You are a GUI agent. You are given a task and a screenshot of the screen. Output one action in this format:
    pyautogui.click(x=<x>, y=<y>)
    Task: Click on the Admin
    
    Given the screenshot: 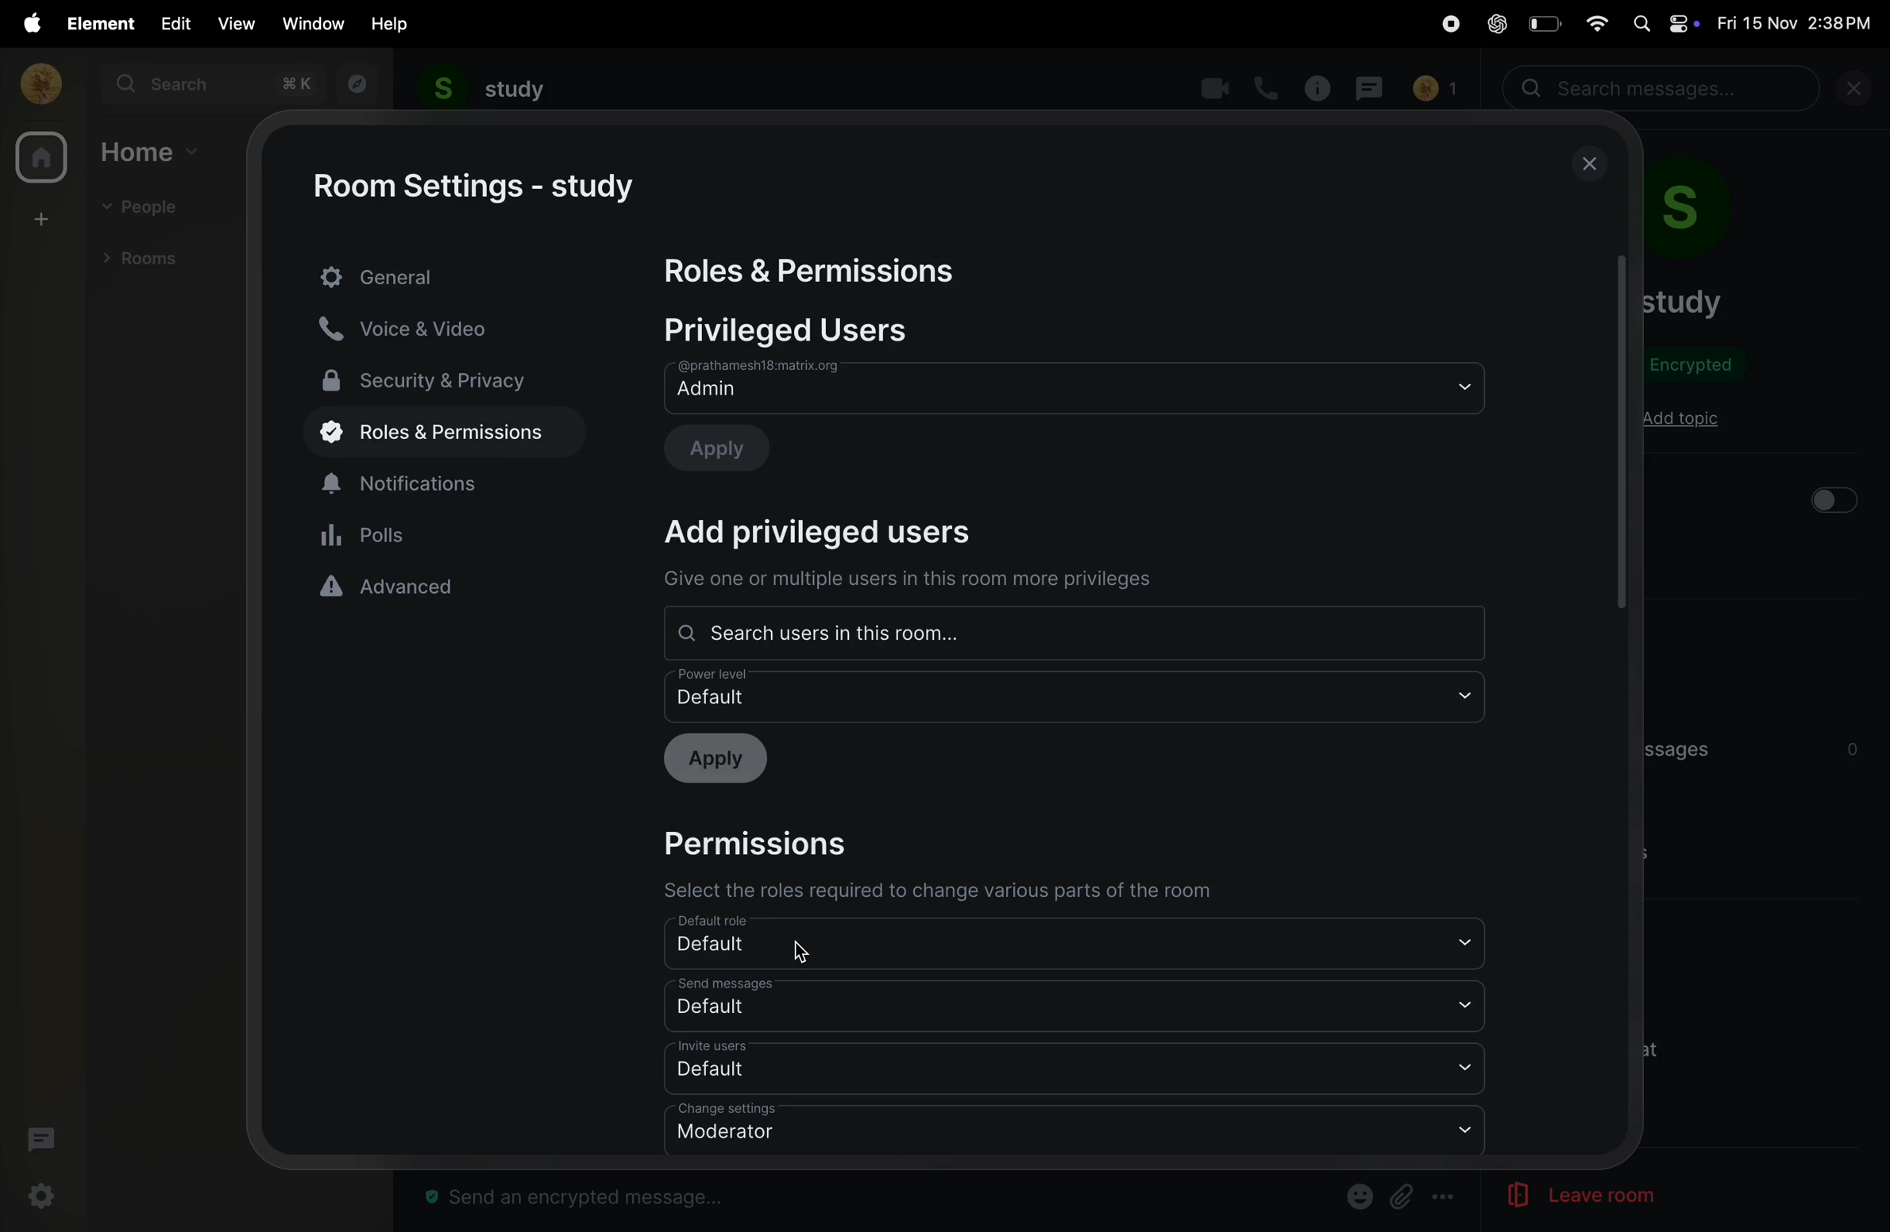 What is the action you would take?
    pyautogui.click(x=1074, y=387)
    